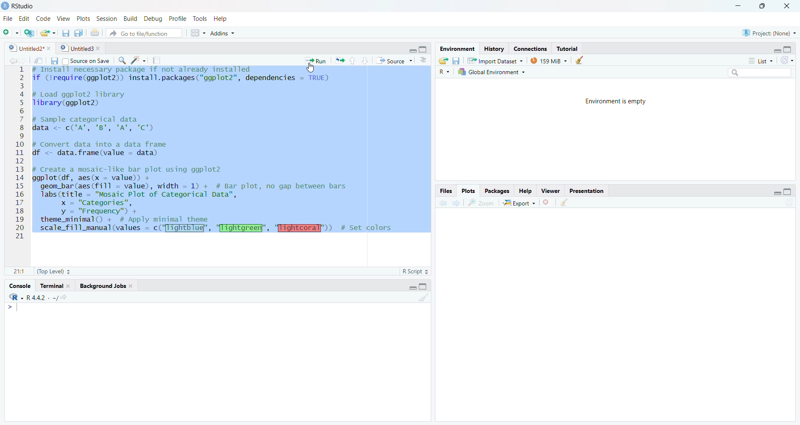  Describe the element at coordinates (393, 62) in the screenshot. I see `Source` at that location.